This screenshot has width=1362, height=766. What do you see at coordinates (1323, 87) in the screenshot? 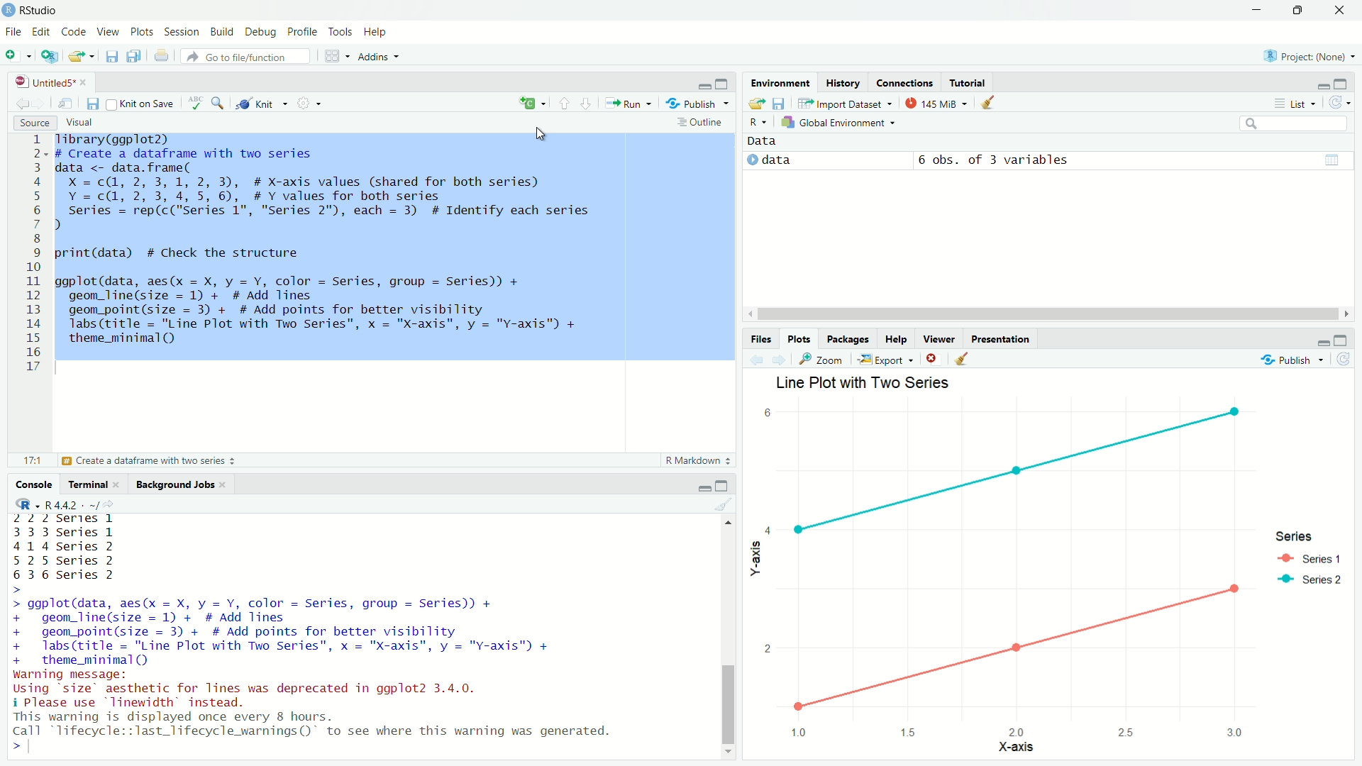
I see `minimize` at bounding box center [1323, 87].